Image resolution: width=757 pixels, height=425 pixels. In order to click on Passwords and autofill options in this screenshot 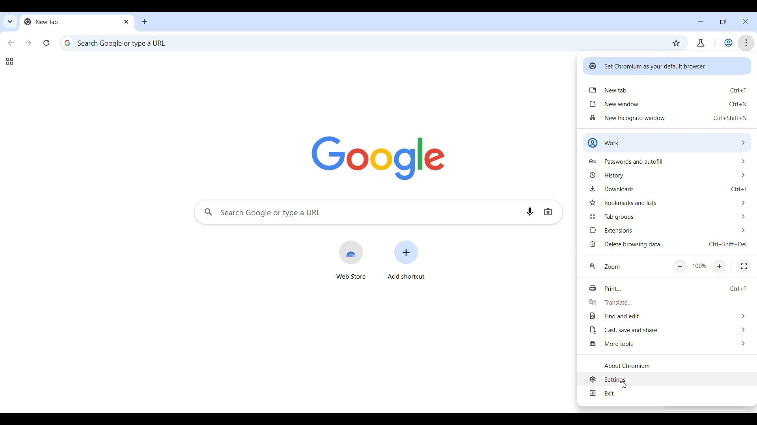, I will do `click(667, 162)`.